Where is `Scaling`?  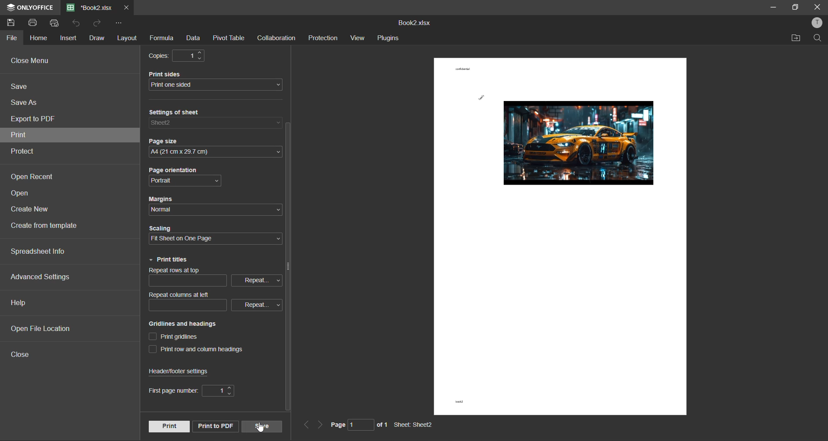 Scaling is located at coordinates (161, 228).